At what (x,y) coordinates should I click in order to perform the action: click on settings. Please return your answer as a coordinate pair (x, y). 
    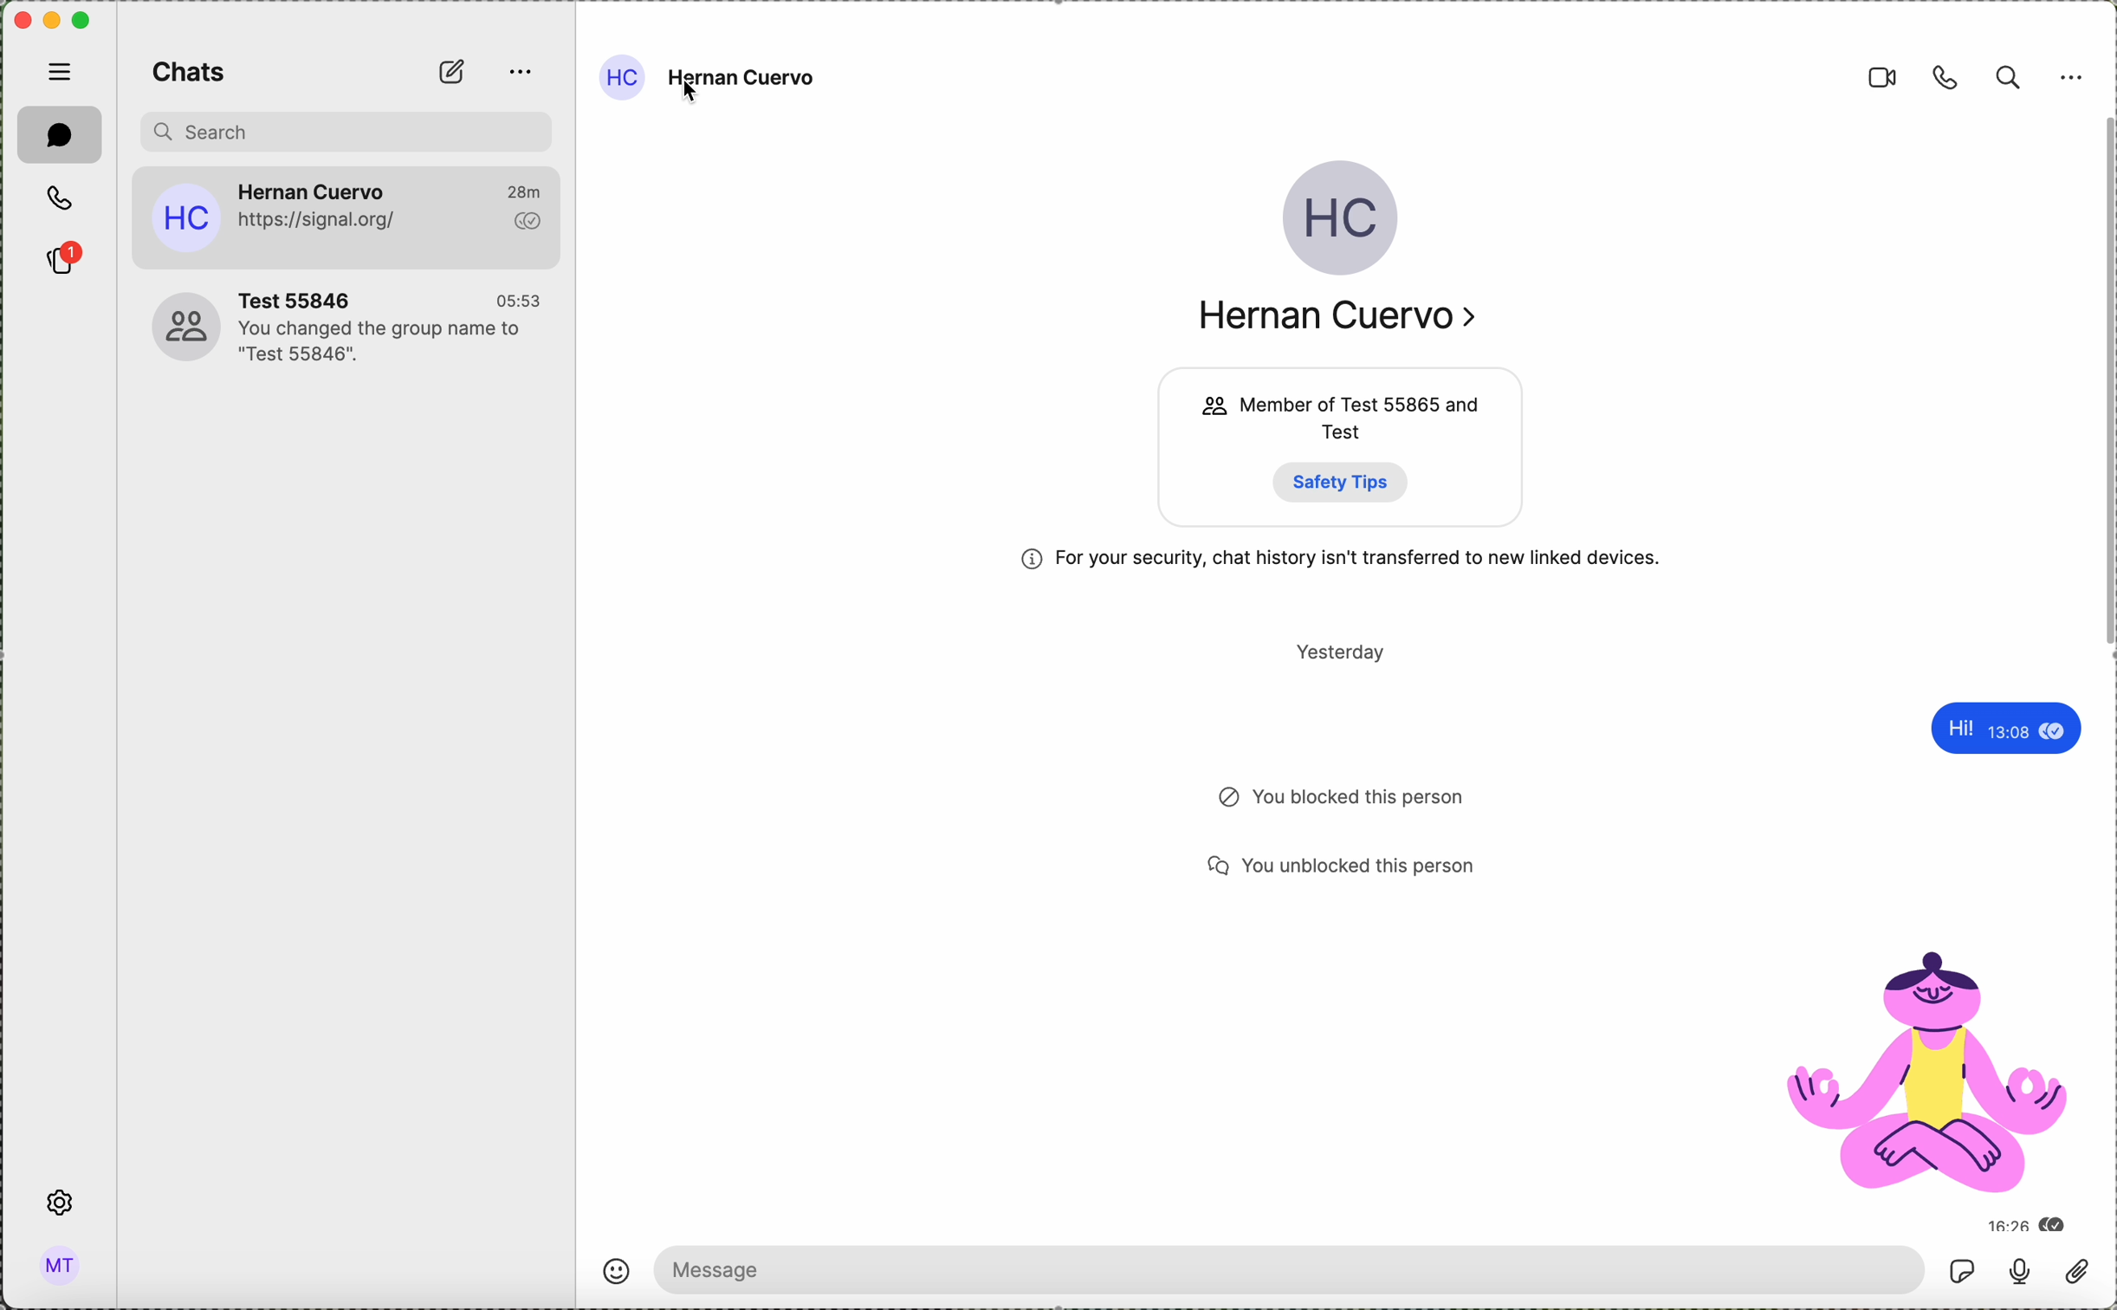
    Looking at the image, I should click on (58, 1203).